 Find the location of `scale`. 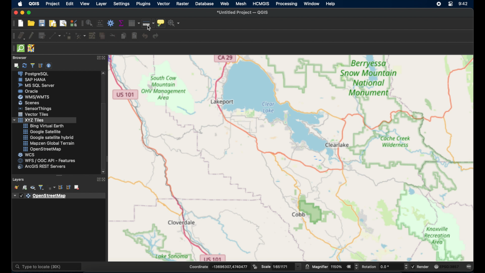

scale is located at coordinates (281, 266).